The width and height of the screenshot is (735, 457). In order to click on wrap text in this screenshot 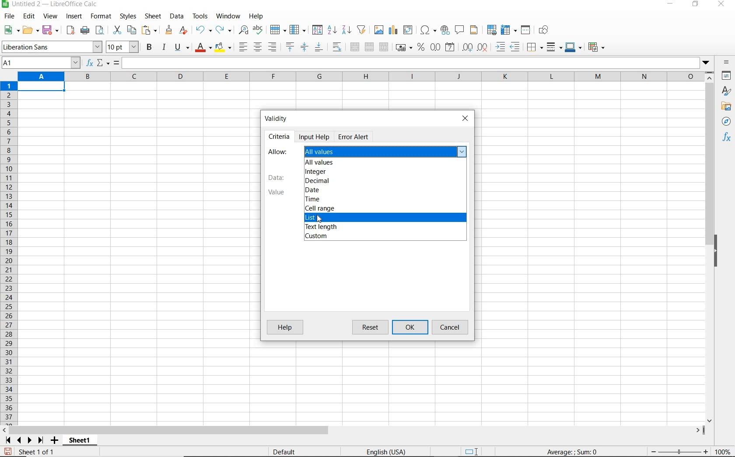, I will do `click(338, 46)`.